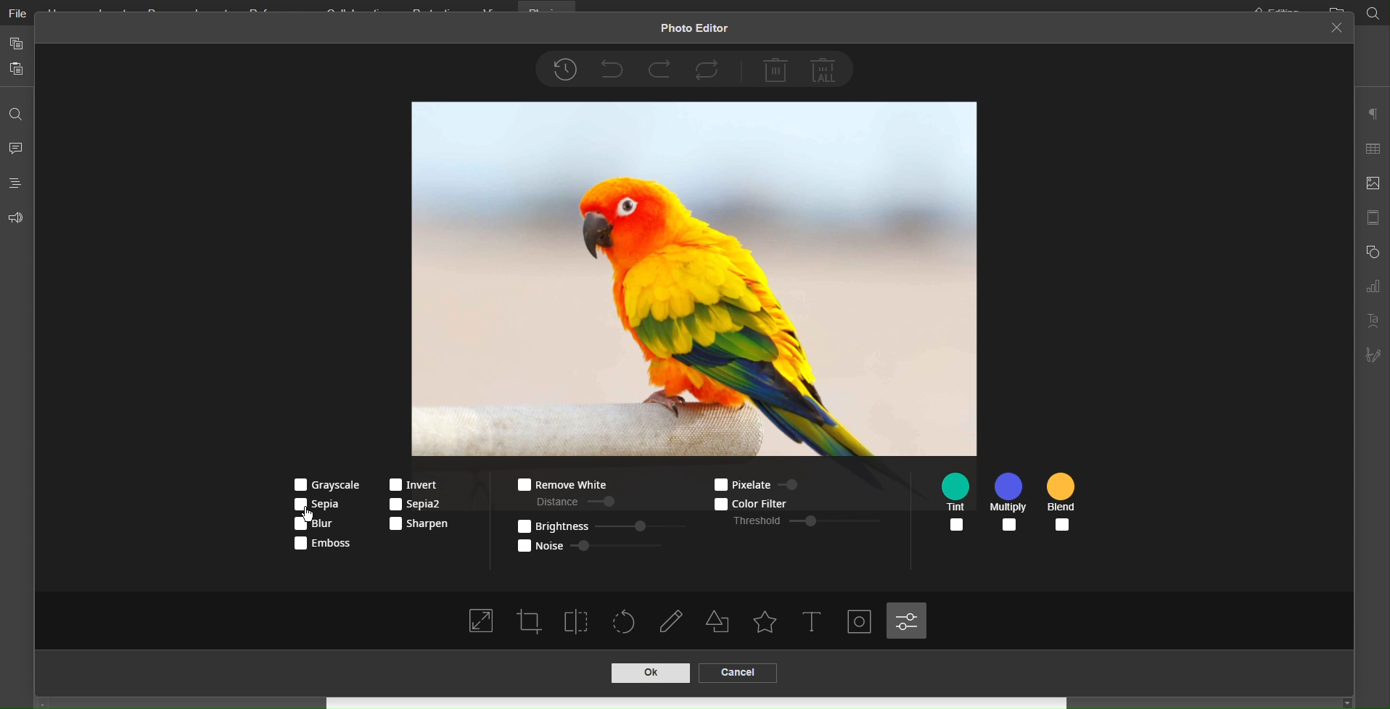 The width and height of the screenshot is (1390, 709). Describe the element at coordinates (17, 109) in the screenshot. I see `Search` at that location.